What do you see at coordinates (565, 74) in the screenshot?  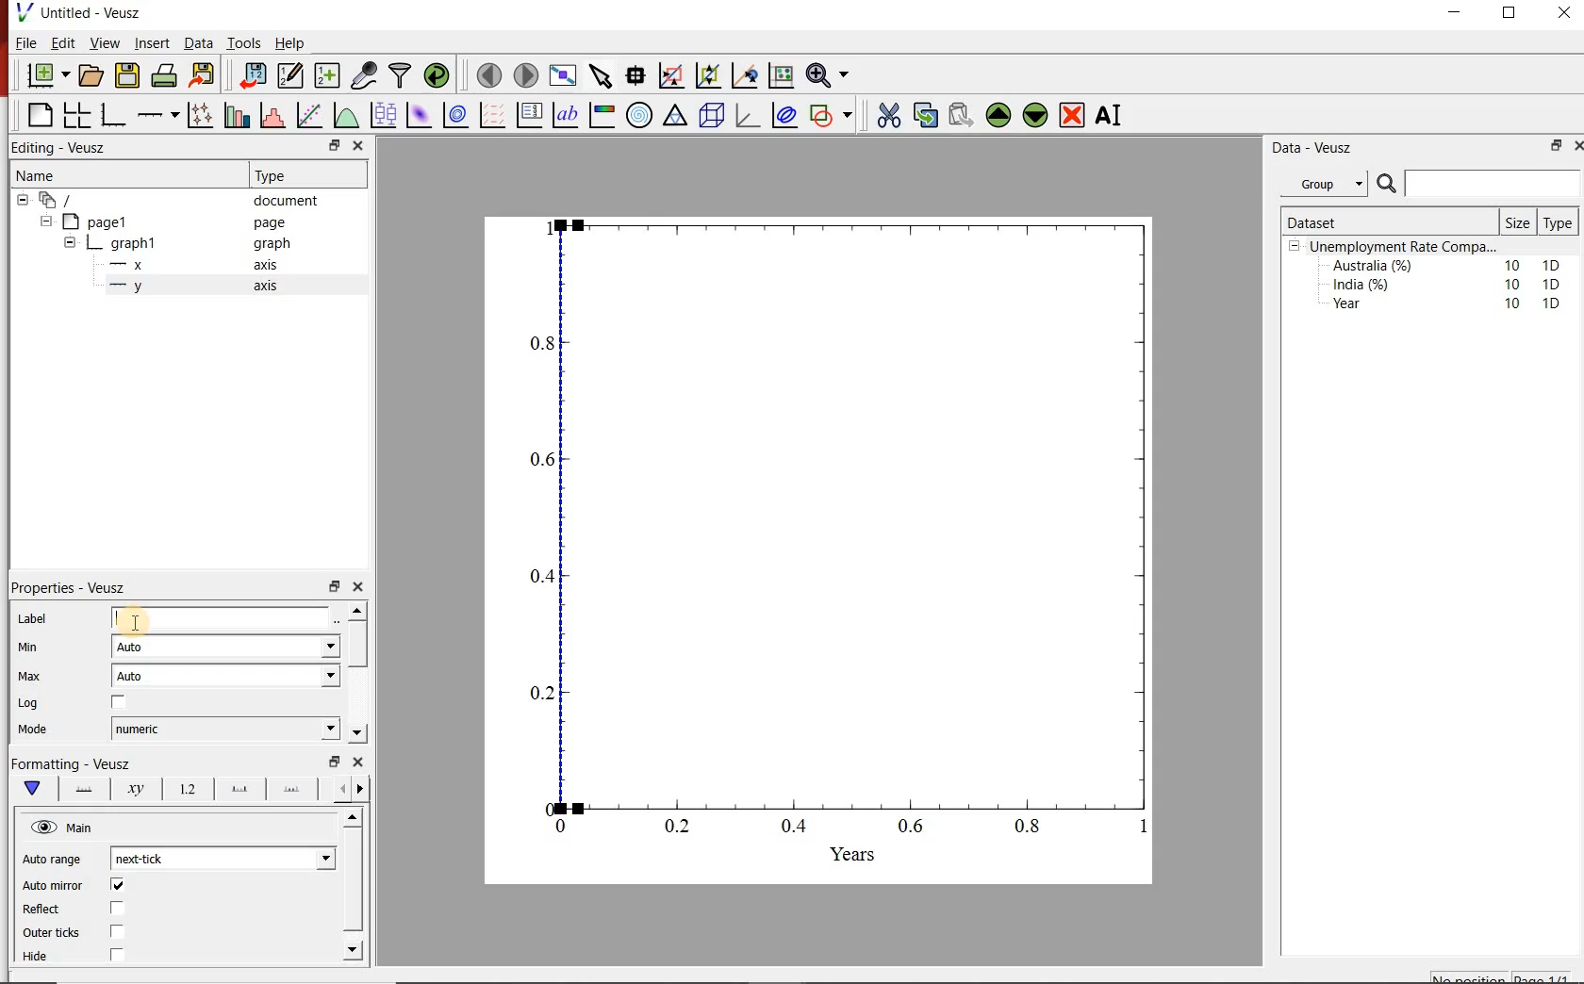 I see `view plot on full screen` at bounding box center [565, 74].